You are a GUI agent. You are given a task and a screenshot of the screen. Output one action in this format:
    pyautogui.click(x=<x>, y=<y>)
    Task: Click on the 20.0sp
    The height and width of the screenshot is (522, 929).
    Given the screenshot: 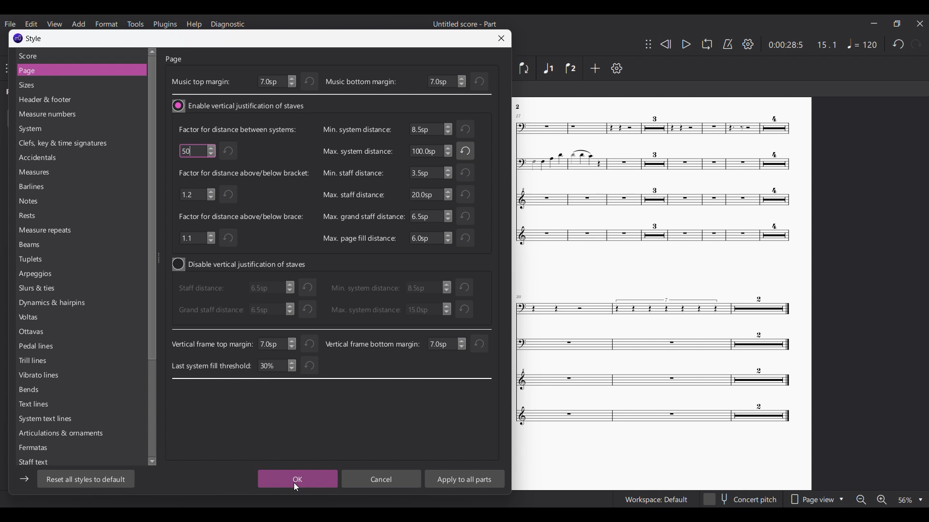 What is the action you would take?
    pyautogui.click(x=430, y=194)
    